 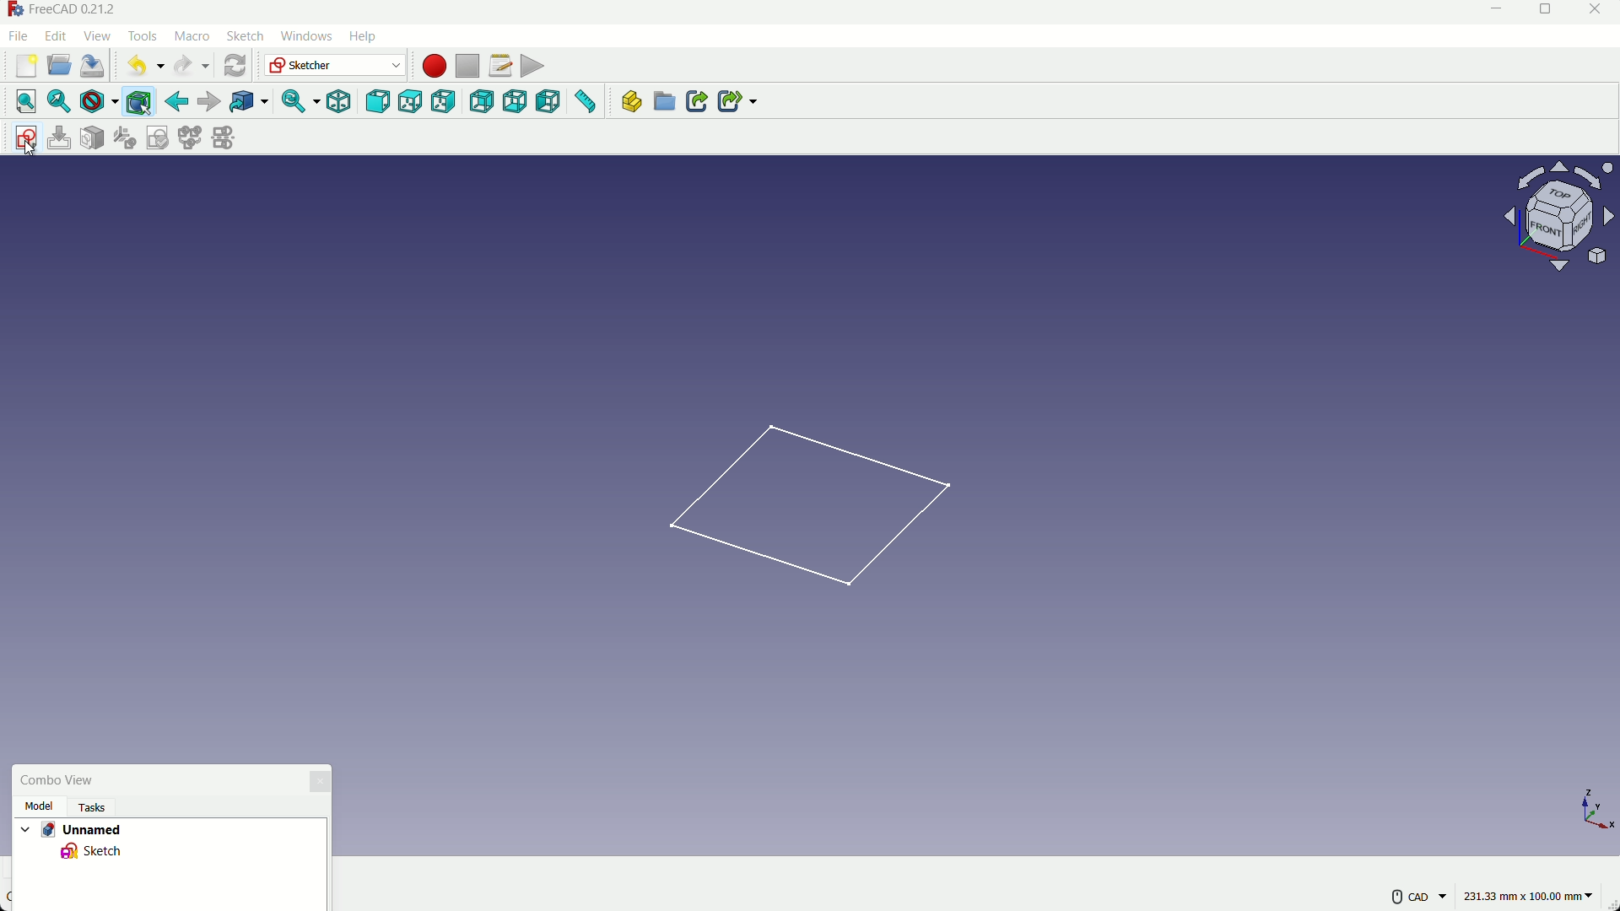 I want to click on create link, so click(x=696, y=101).